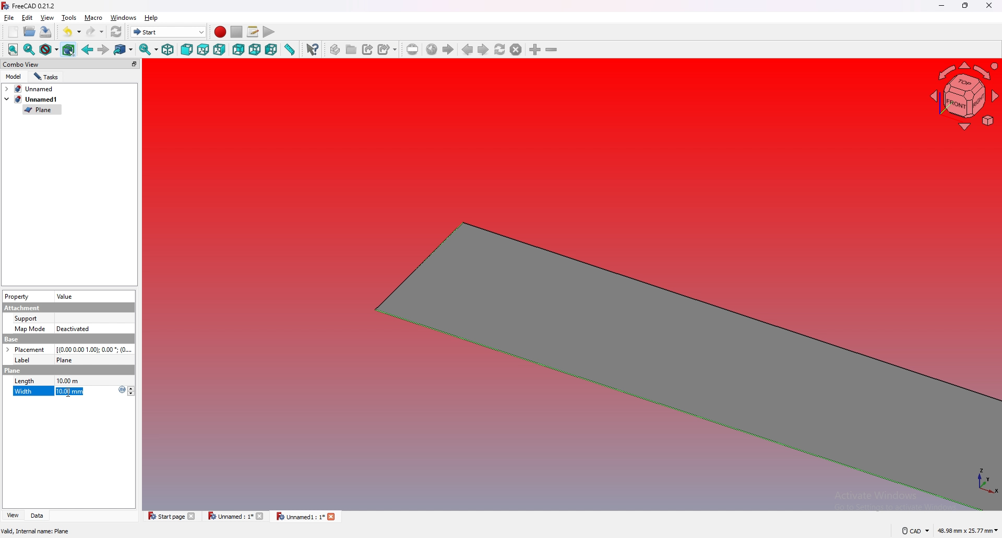 The image size is (1002, 538). What do you see at coordinates (13, 371) in the screenshot?
I see `plane` at bounding box center [13, 371].